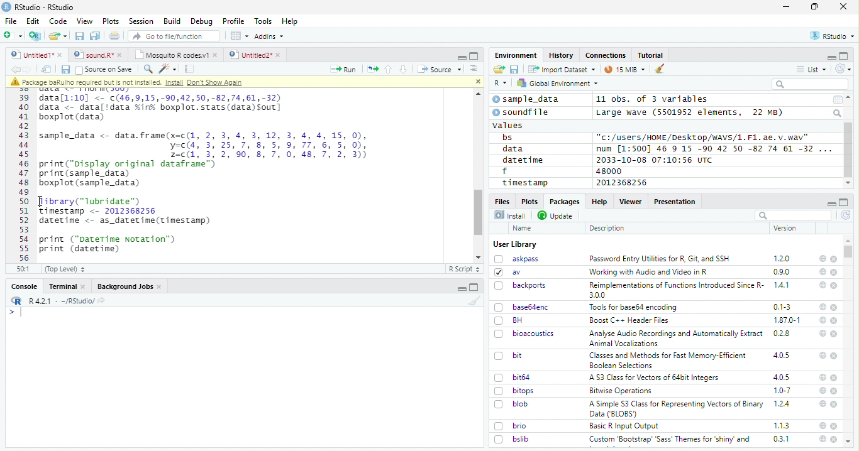 Image resolution: width=859 pixels, height=451 pixels. Describe the element at coordinates (103, 69) in the screenshot. I see `Source on Save` at that location.